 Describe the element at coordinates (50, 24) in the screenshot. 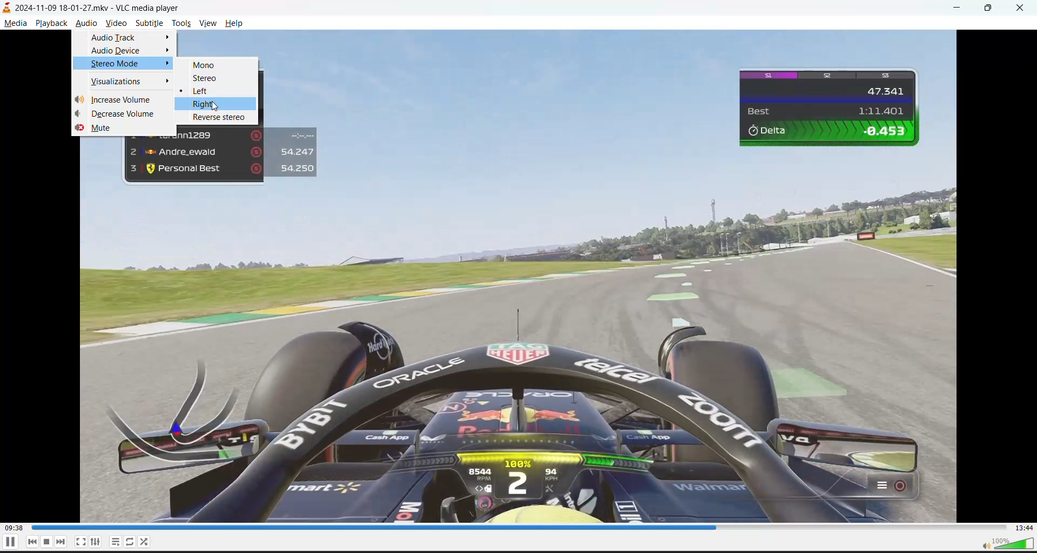

I see `playback` at that location.